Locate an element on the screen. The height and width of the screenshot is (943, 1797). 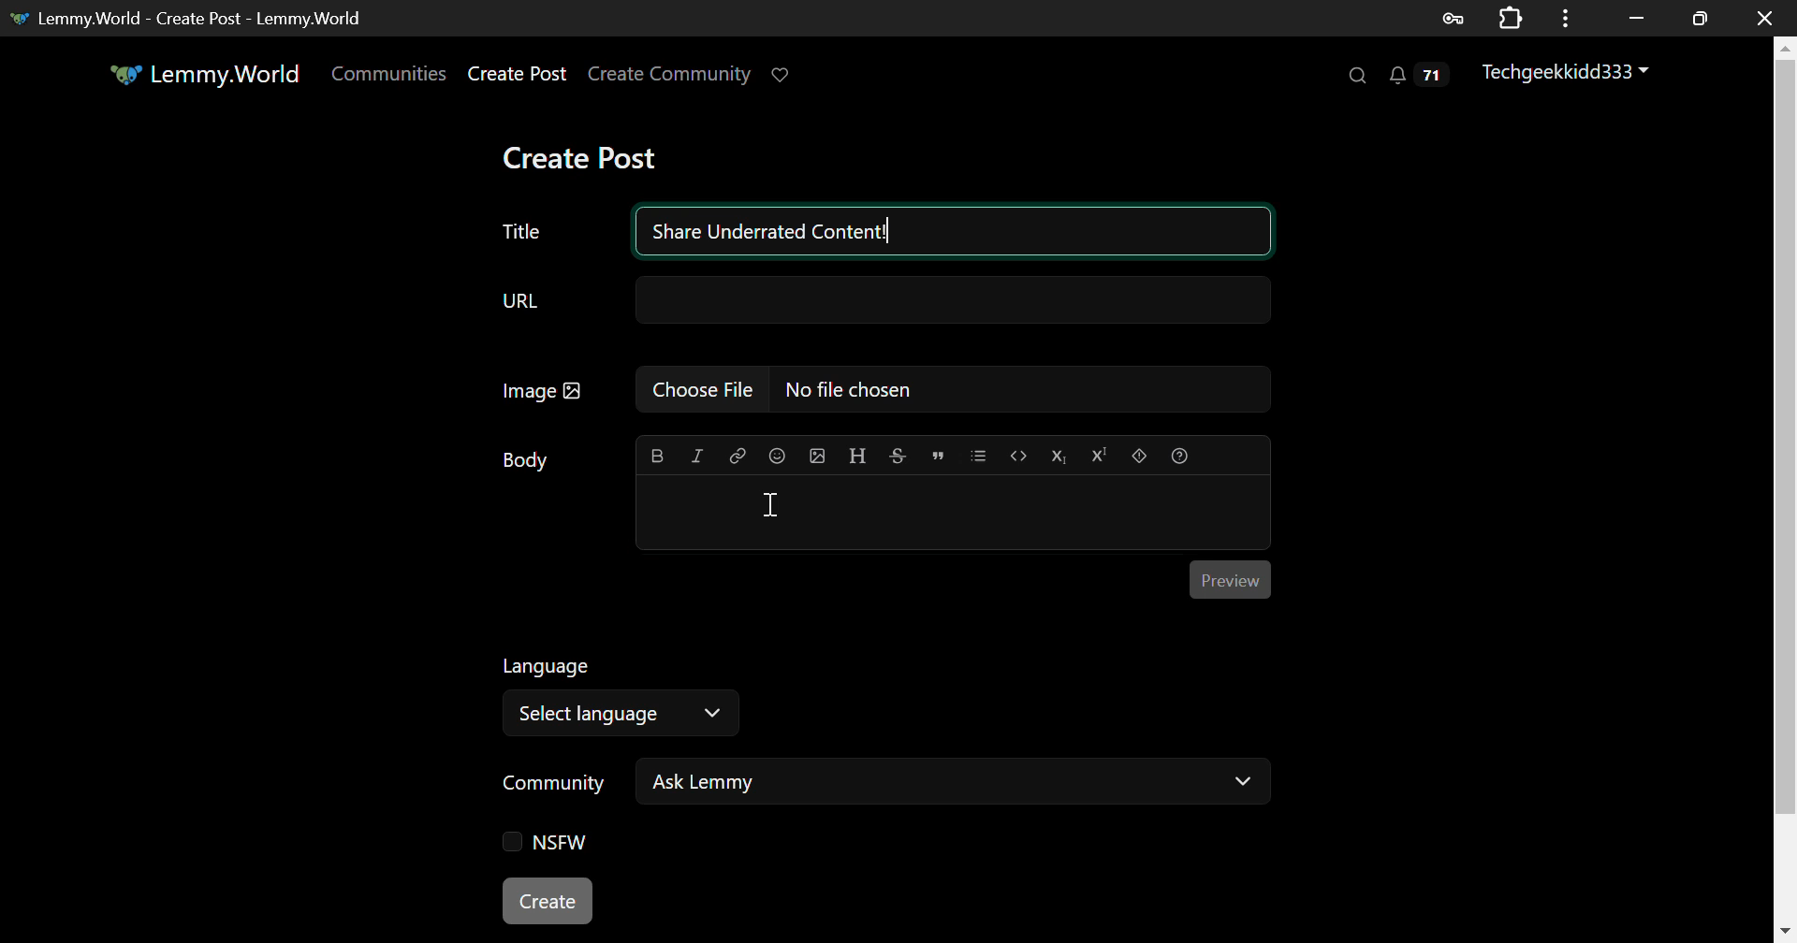
Formatting Help is located at coordinates (1178, 456).